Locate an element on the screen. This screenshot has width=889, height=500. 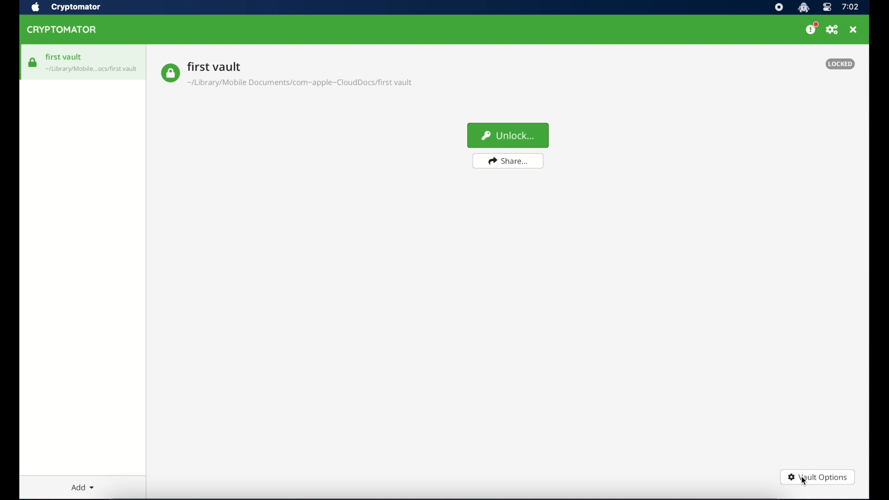
unlock is located at coordinates (508, 136).